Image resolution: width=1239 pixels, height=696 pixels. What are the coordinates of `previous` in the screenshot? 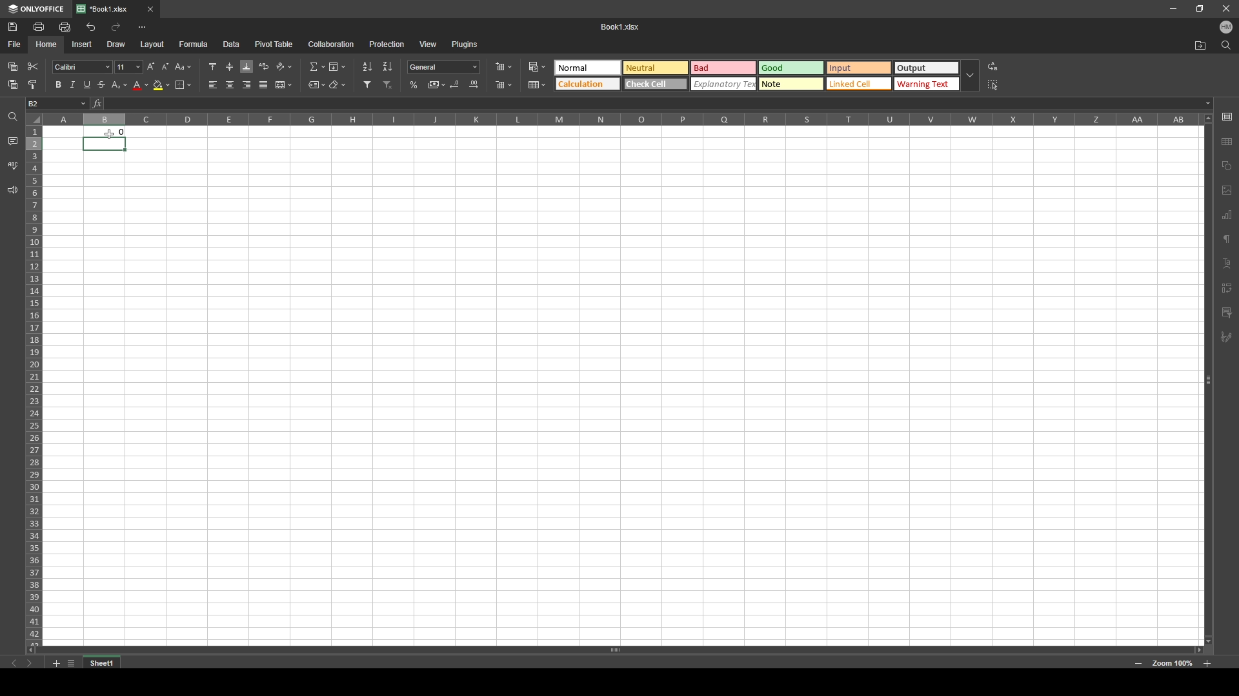 It's located at (15, 663).